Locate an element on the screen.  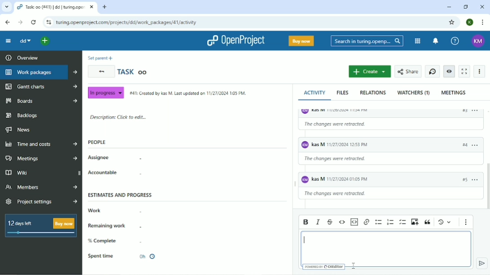
Bulleted list is located at coordinates (378, 222).